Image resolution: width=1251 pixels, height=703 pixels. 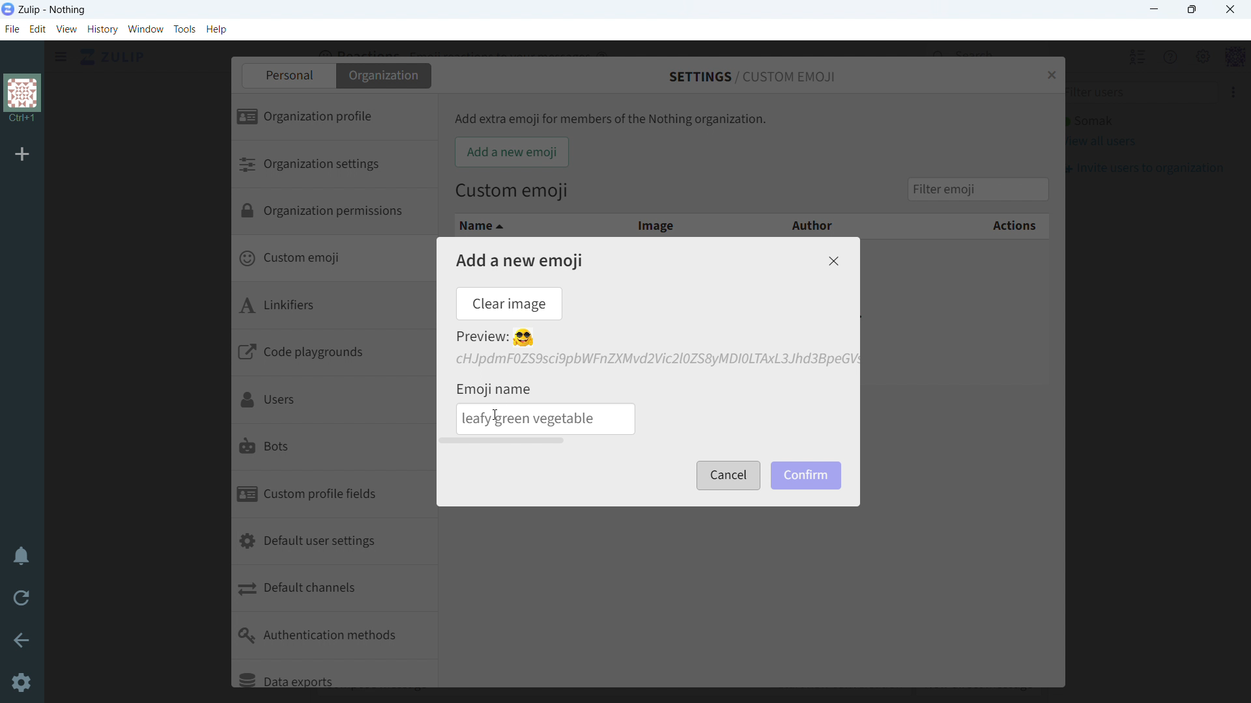 I want to click on users, so click(x=331, y=401).